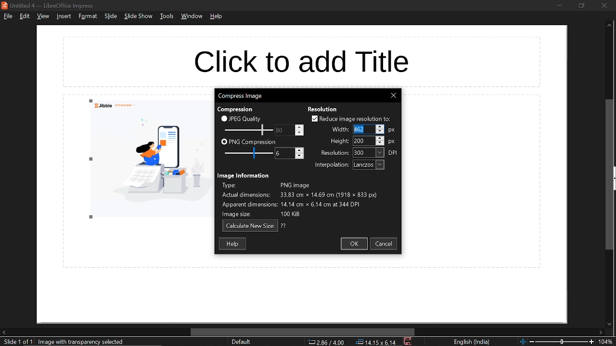 Image resolution: width=616 pixels, height=346 pixels. What do you see at coordinates (248, 153) in the screenshot?
I see `JPEG quality scale` at bounding box center [248, 153].